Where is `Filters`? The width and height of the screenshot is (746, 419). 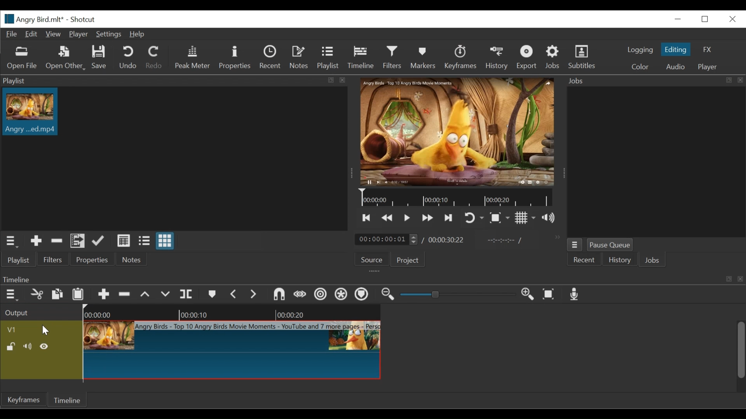
Filters is located at coordinates (54, 260).